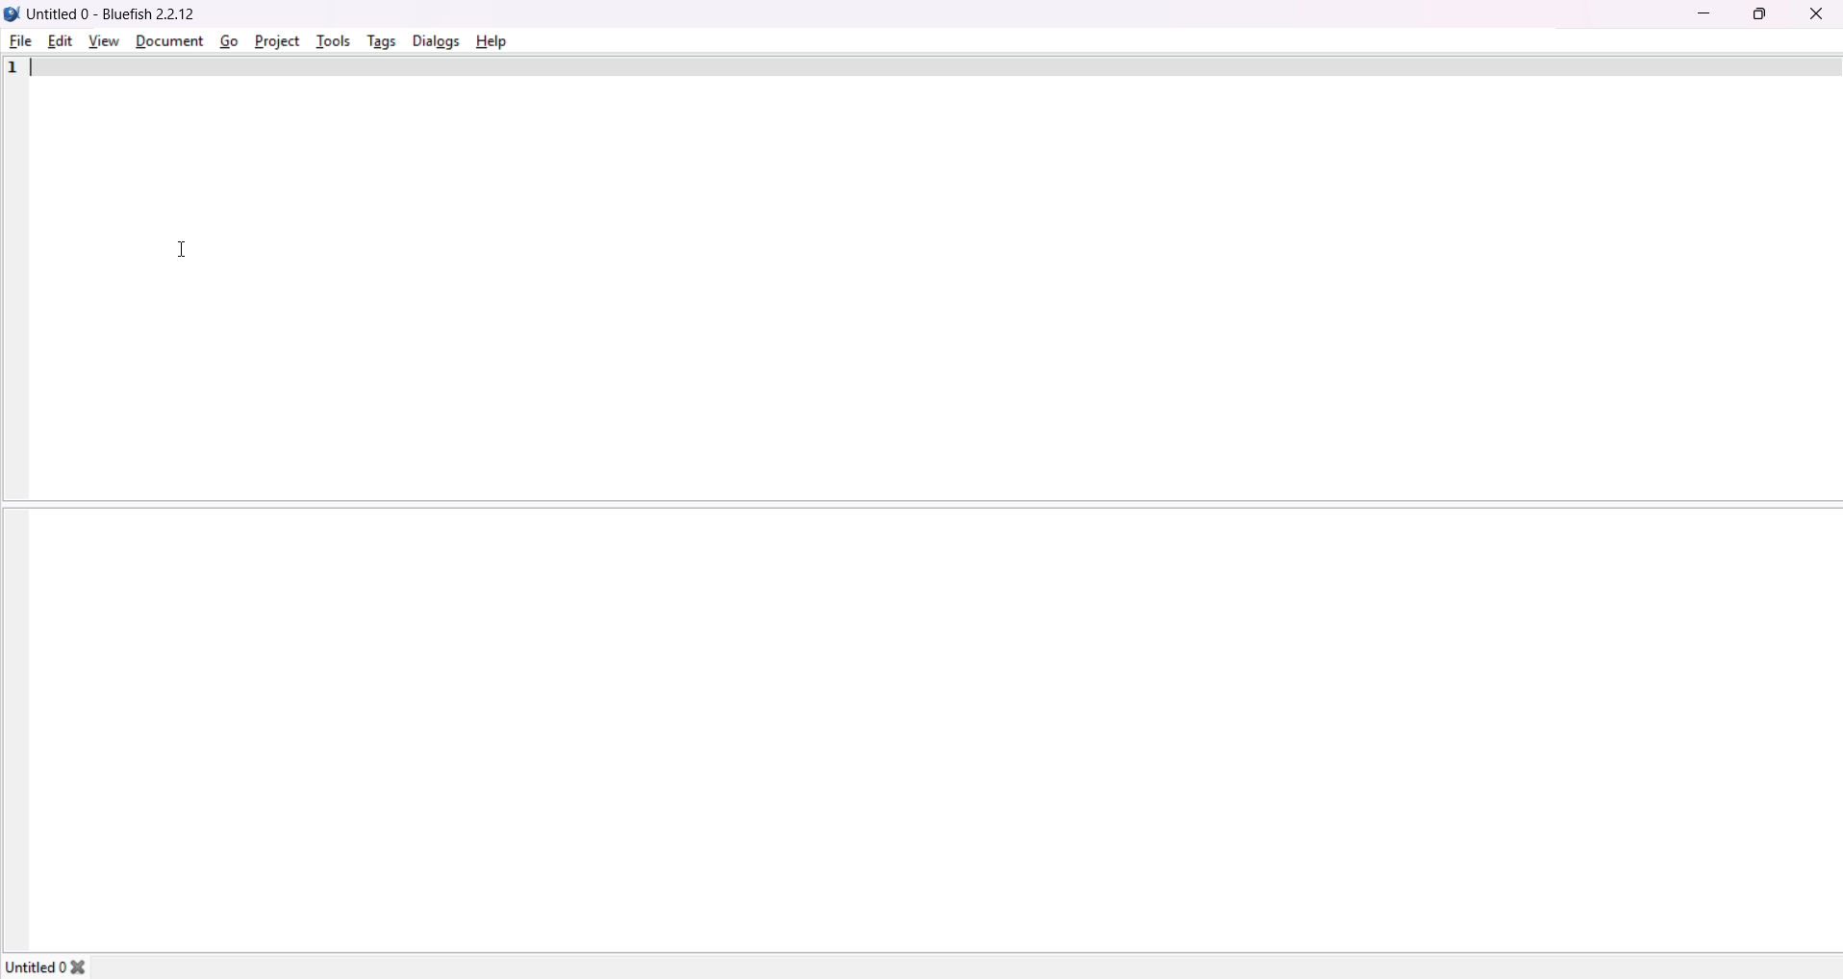 This screenshot has height=979, width=1843. What do you see at coordinates (1703, 13) in the screenshot?
I see `minimize` at bounding box center [1703, 13].